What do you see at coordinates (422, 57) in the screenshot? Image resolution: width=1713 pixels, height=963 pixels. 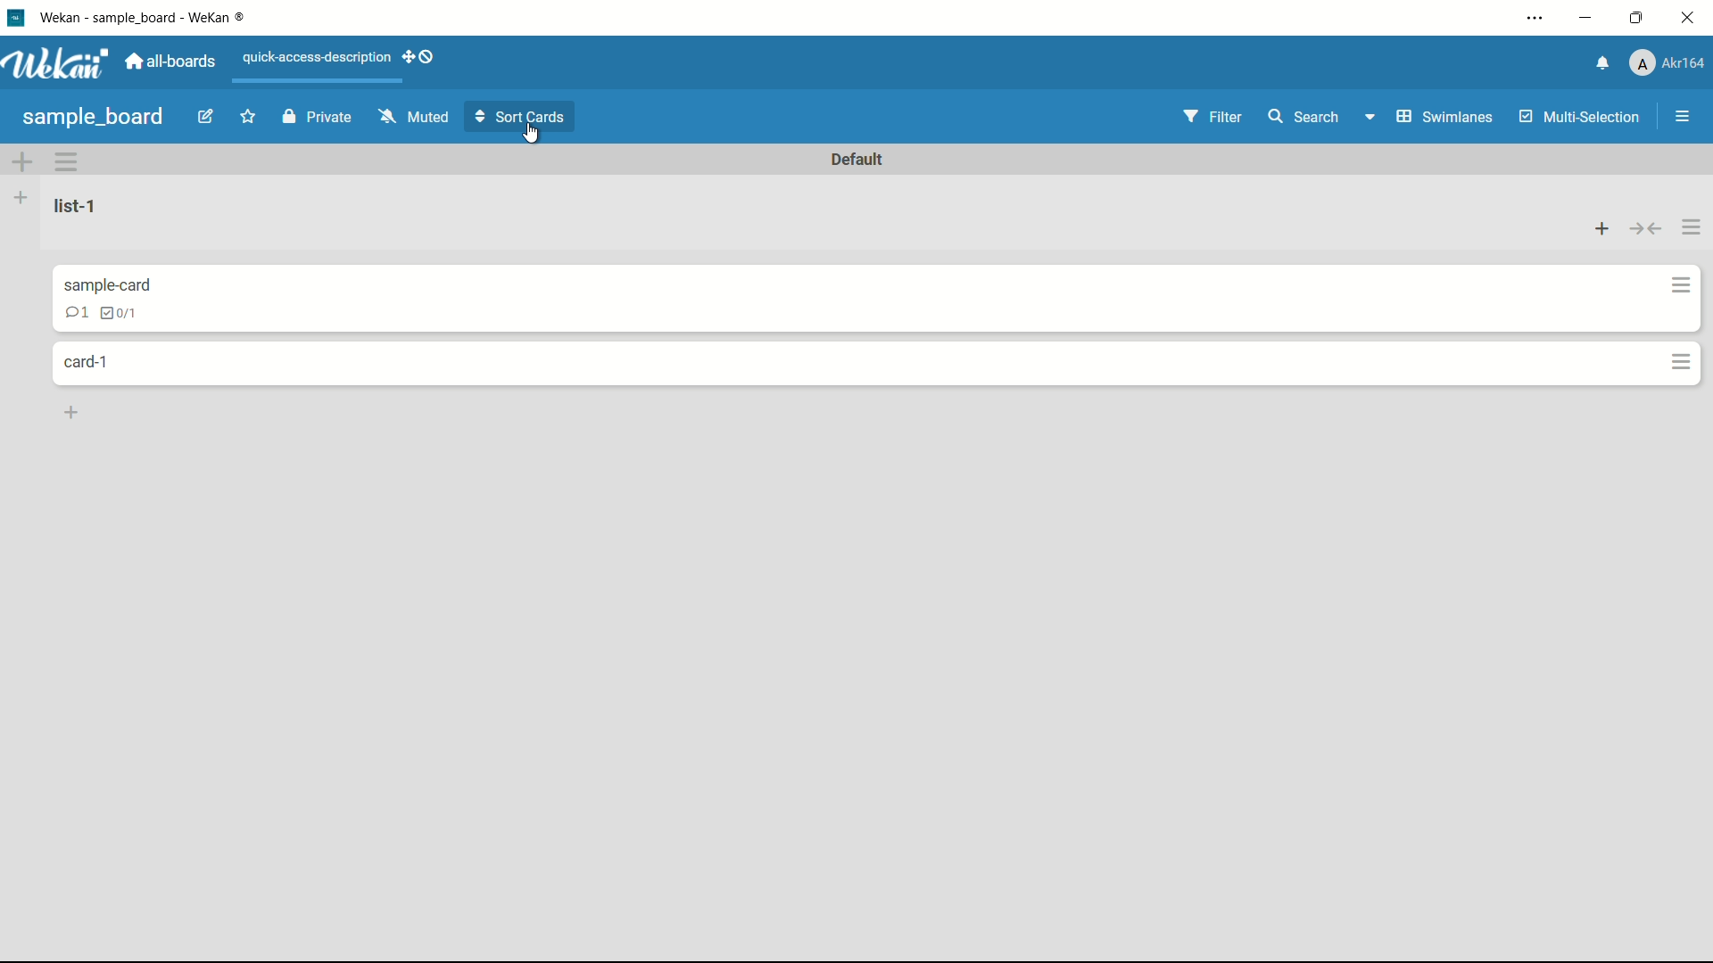 I see `show-desktop-drag-handles` at bounding box center [422, 57].